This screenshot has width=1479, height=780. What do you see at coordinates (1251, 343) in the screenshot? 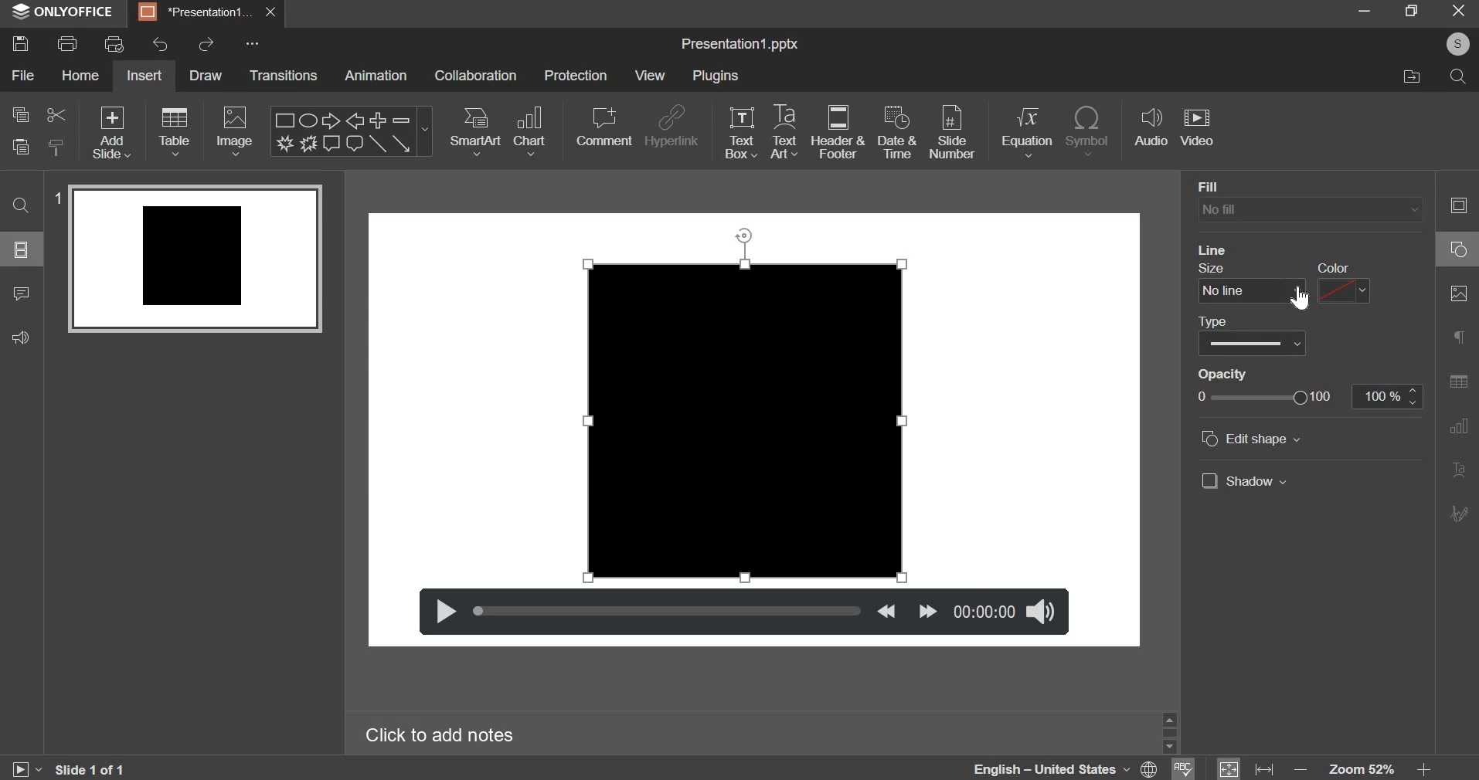
I see `line type` at bounding box center [1251, 343].